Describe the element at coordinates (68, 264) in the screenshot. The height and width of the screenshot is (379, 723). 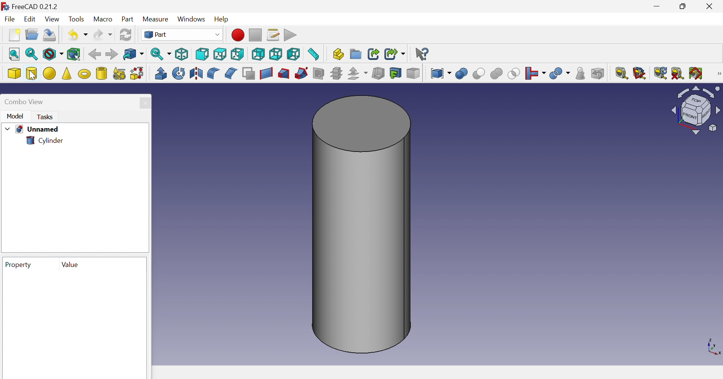
I see `Value` at that location.